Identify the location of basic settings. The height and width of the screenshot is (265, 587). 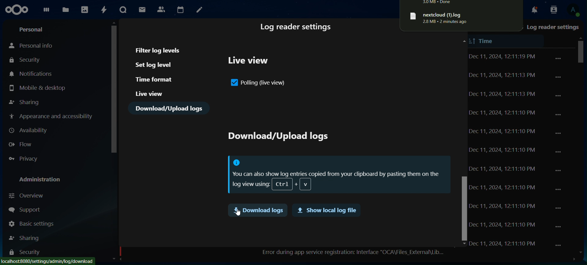
(32, 224).